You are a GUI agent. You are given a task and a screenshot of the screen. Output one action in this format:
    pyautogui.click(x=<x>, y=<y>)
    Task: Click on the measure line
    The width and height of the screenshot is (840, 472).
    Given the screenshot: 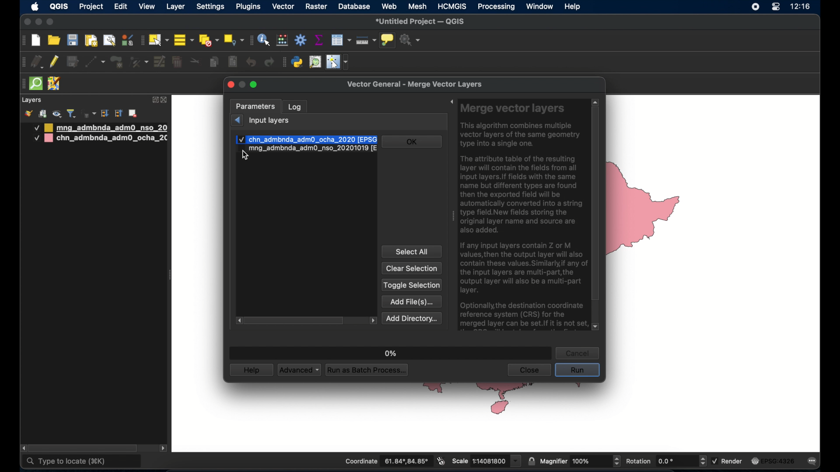 What is the action you would take?
    pyautogui.click(x=366, y=41)
    